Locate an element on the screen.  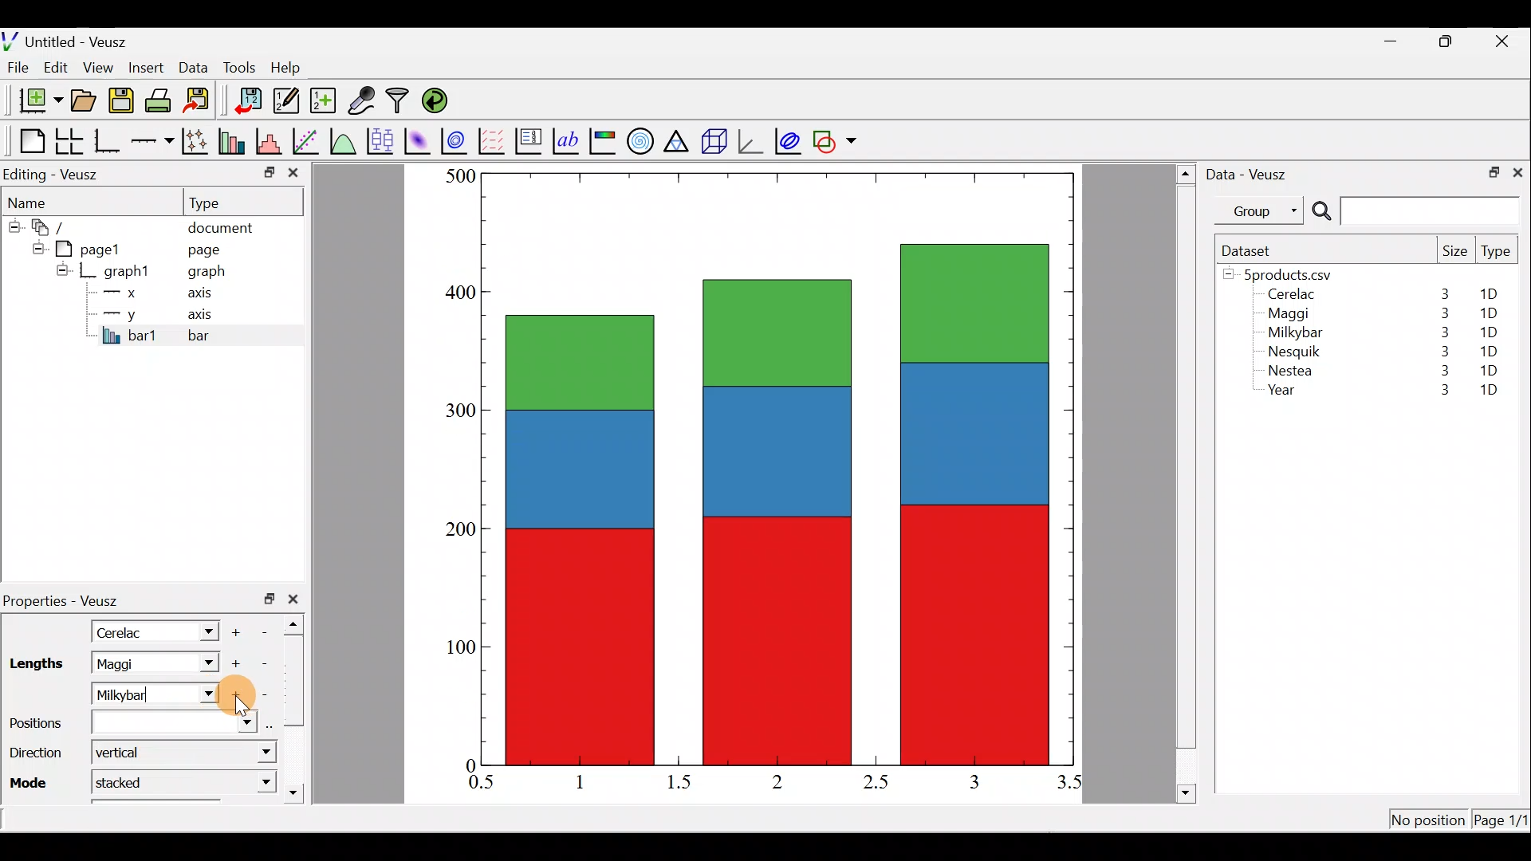
Text label is located at coordinates (568, 139).